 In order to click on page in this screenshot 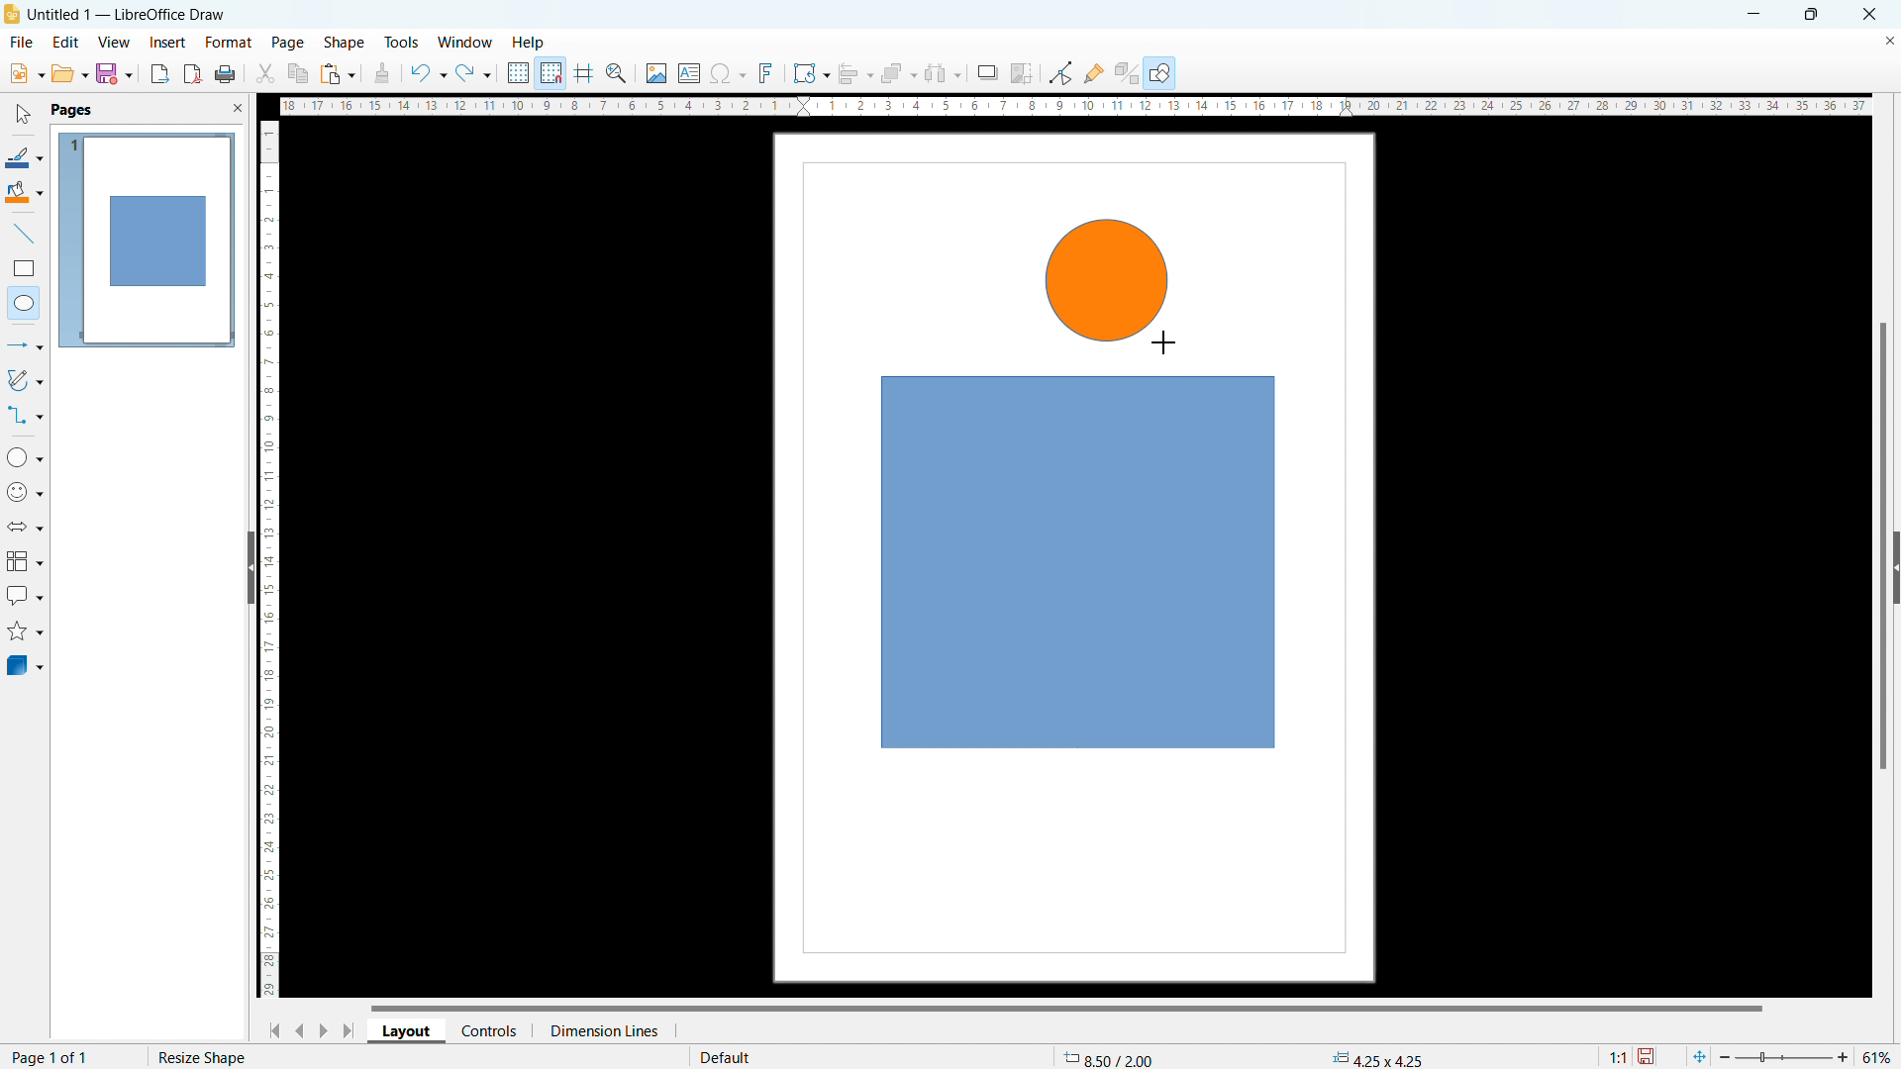, I will do `click(288, 42)`.